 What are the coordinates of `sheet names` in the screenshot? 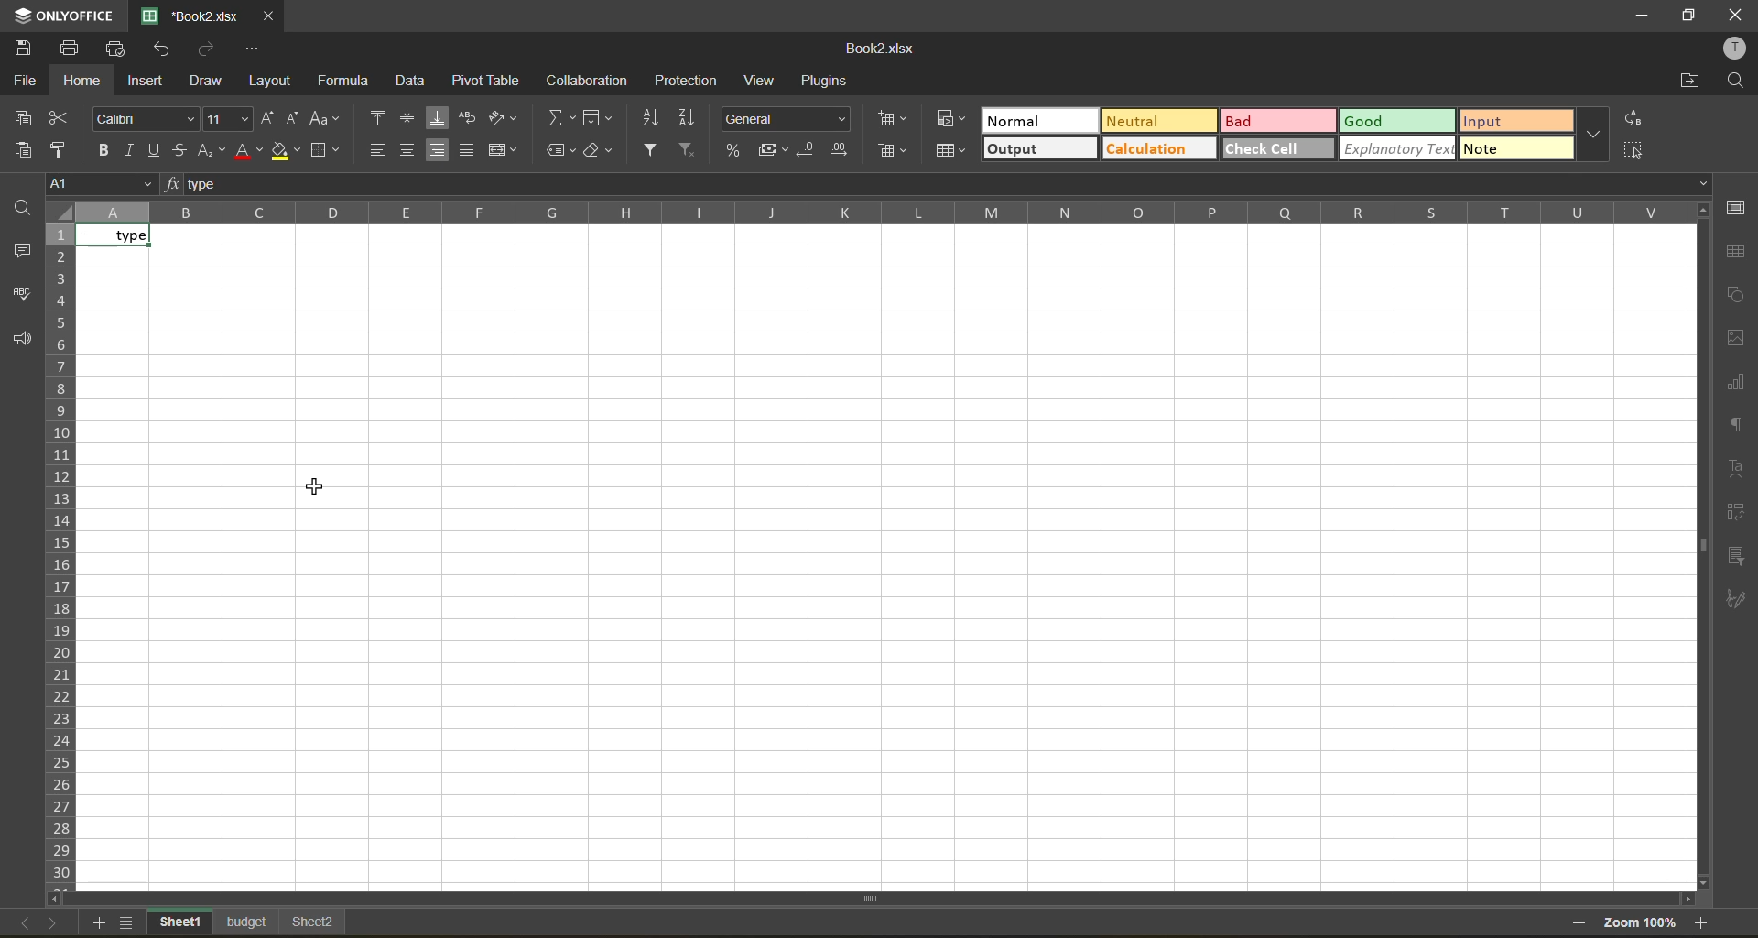 It's located at (248, 924).